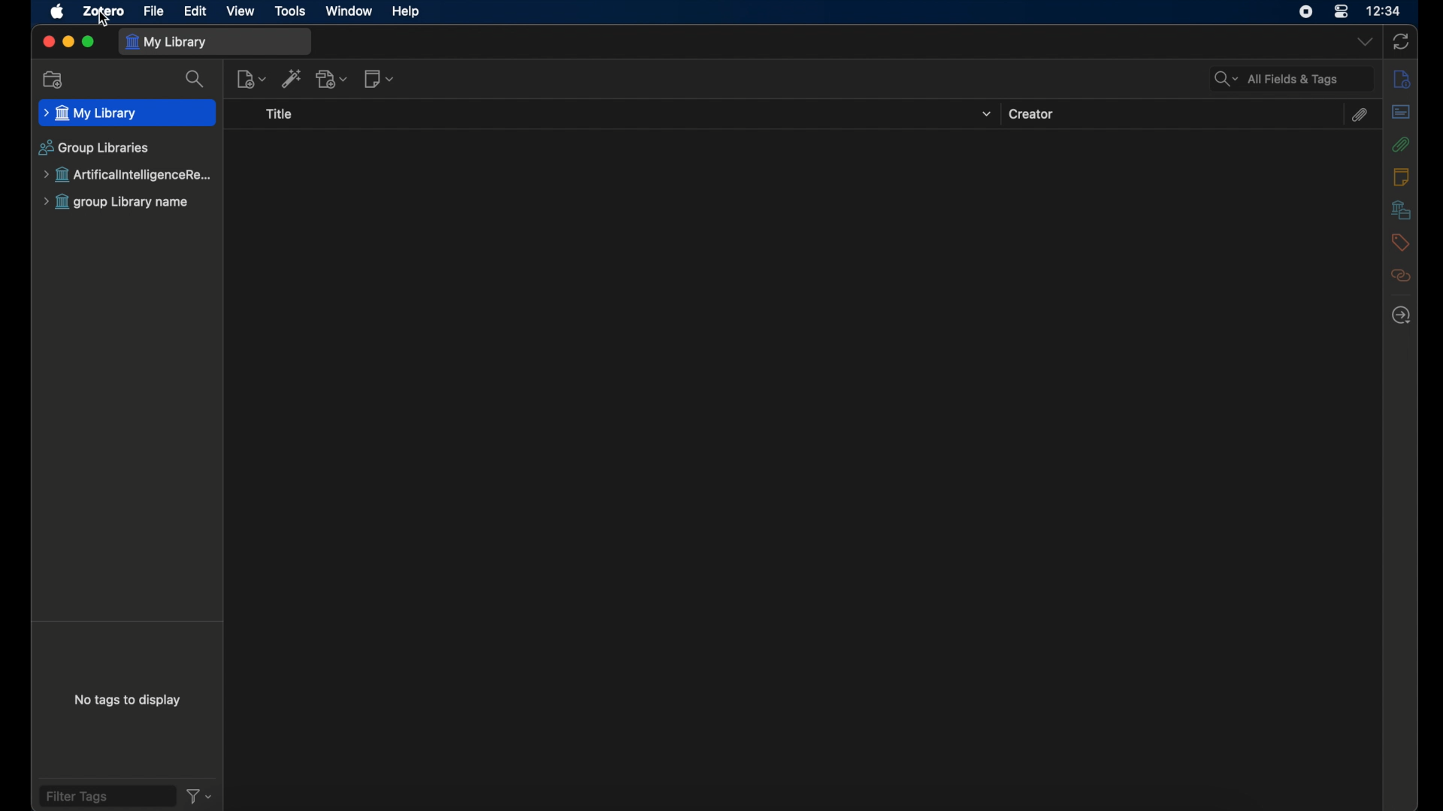 The image size is (1443, 811). What do you see at coordinates (1400, 276) in the screenshot?
I see `related` at bounding box center [1400, 276].